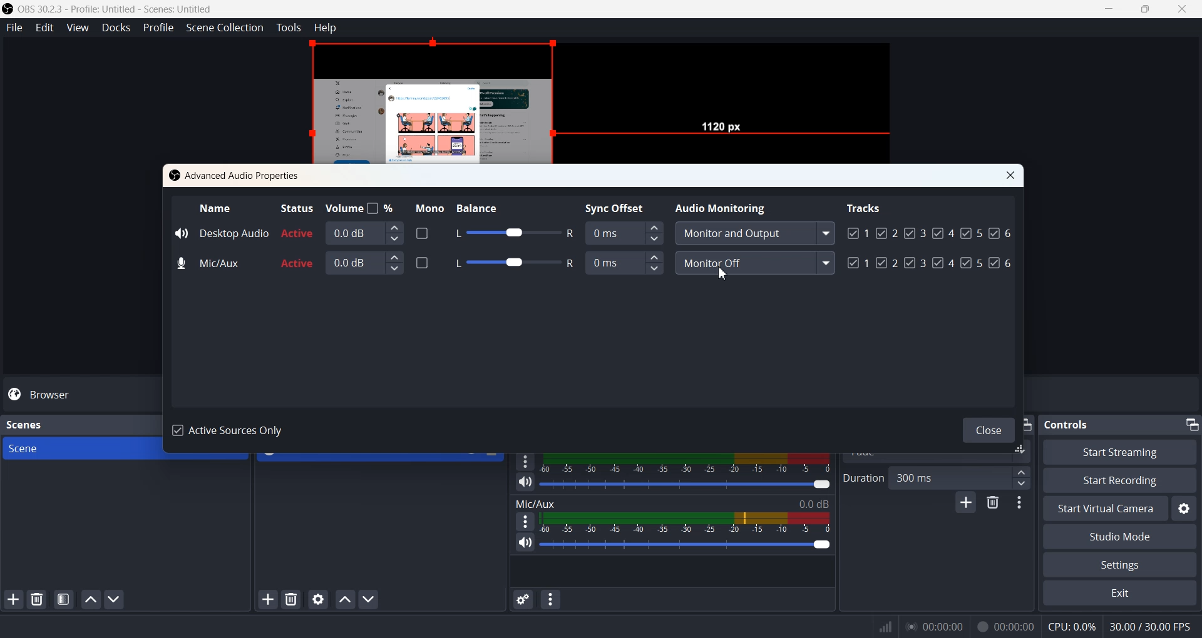 Image resolution: width=1202 pixels, height=638 pixels. I want to click on Close, so click(1011, 176).